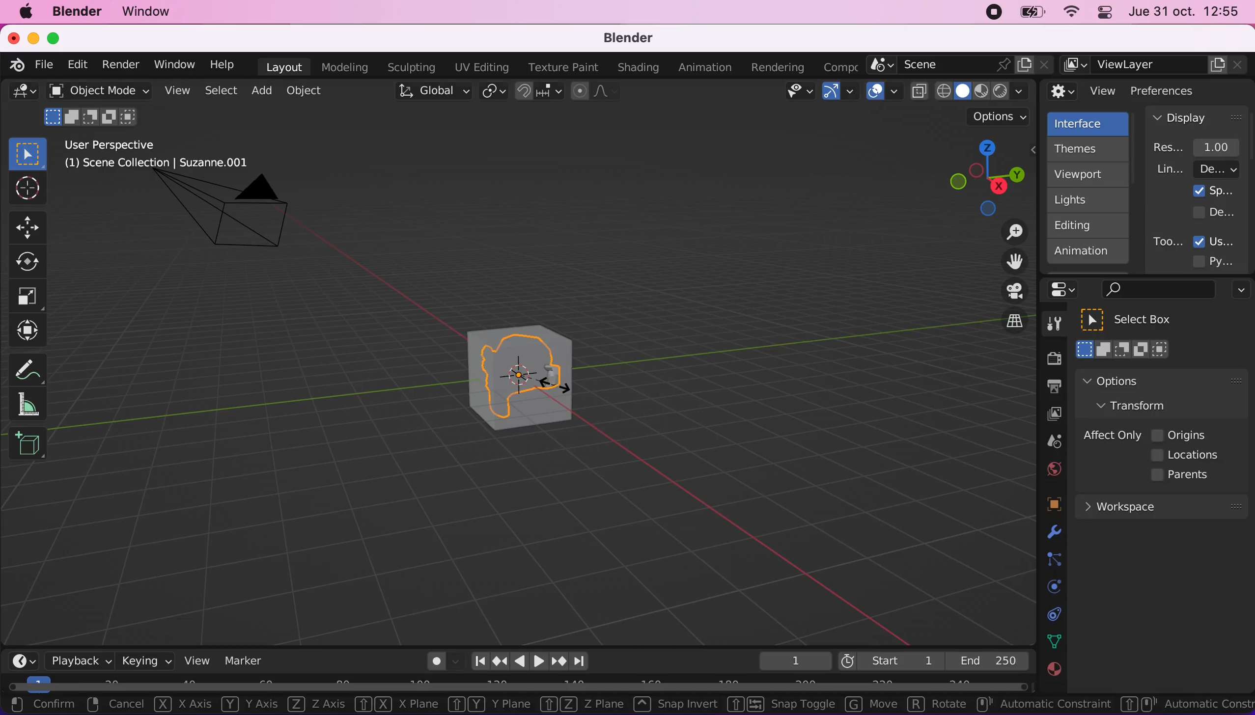 The image size is (1255, 715). Describe the element at coordinates (960, 65) in the screenshot. I see `scene` at that location.